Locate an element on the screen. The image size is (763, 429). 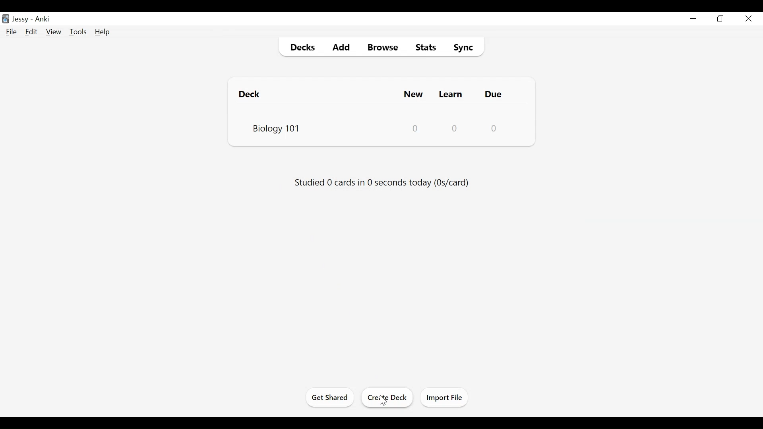
Sync is located at coordinates (464, 46).